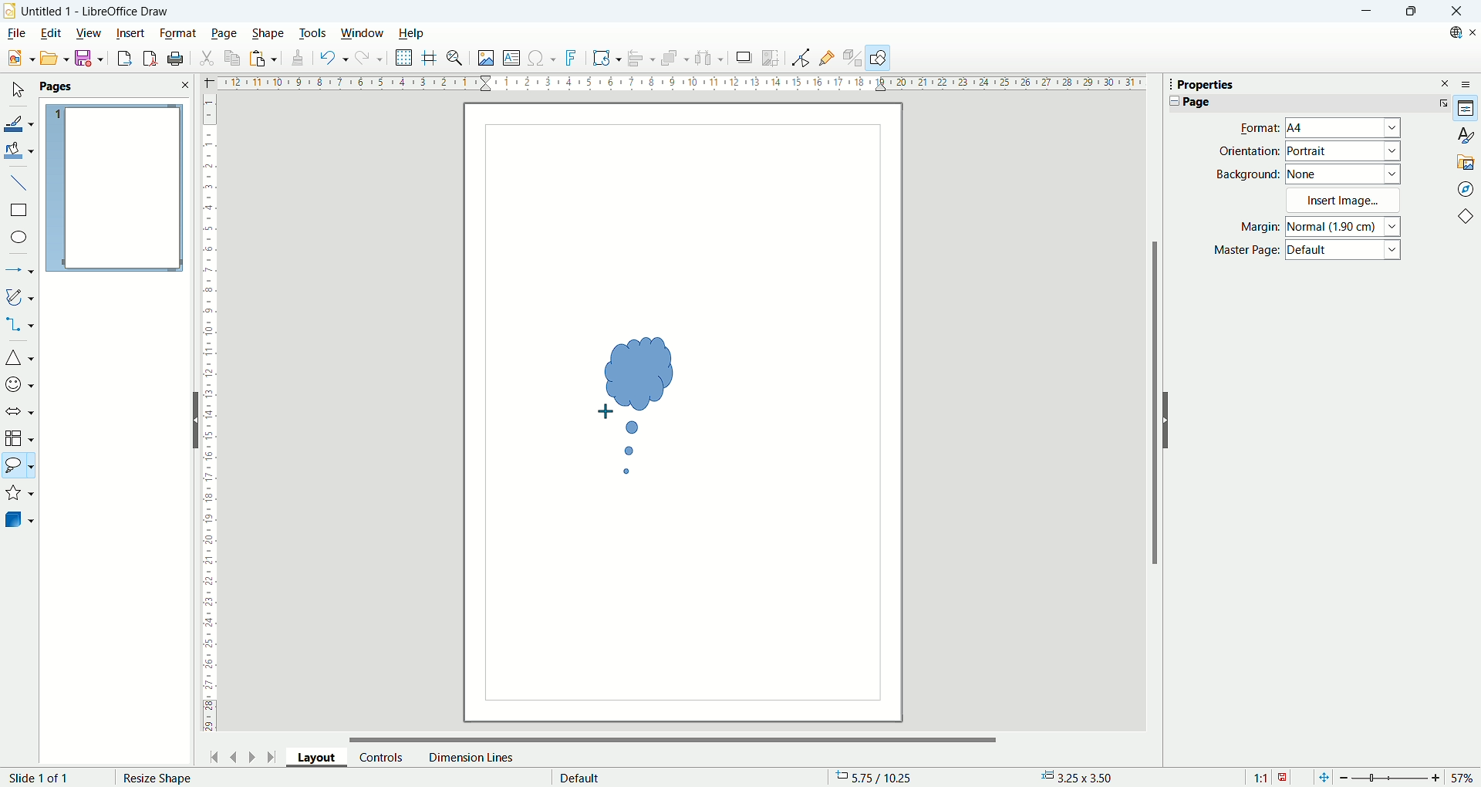 The image size is (1481, 787). What do you see at coordinates (176, 59) in the screenshot?
I see `print` at bounding box center [176, 59].